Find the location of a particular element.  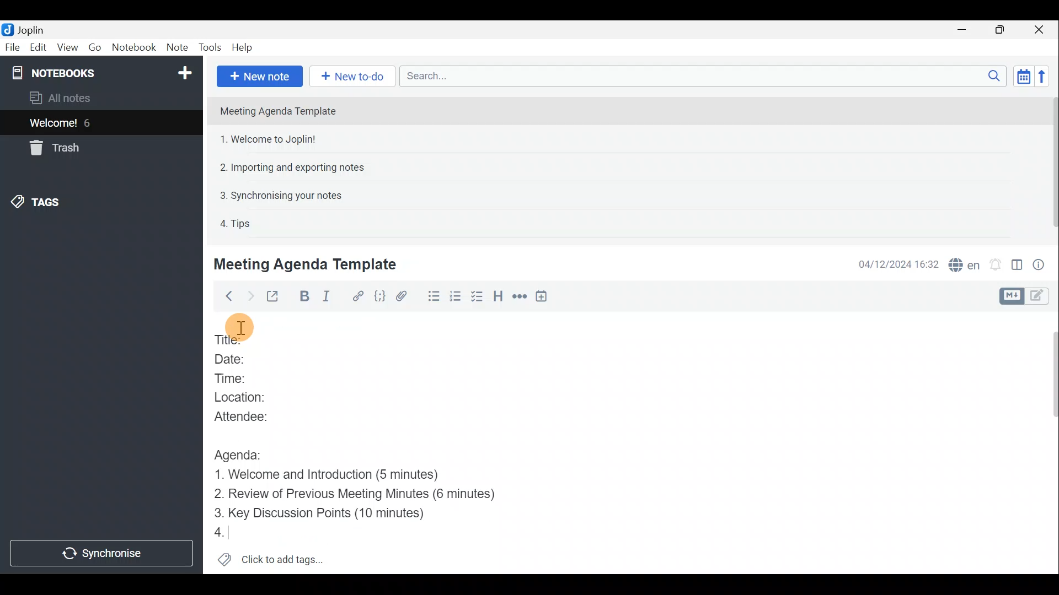

1. Welcome and Introduction (5 minutes) is located at coordinates (346, 475).